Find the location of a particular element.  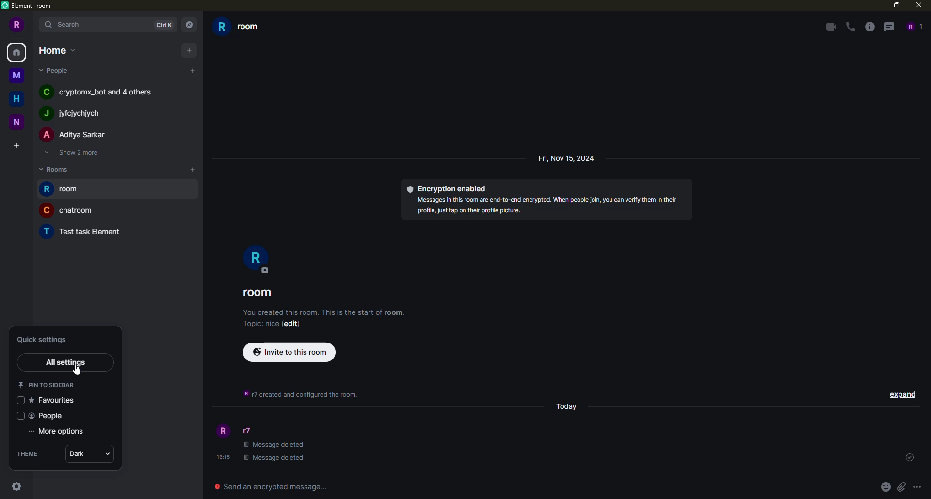

home is located at coordinates (58, 49).